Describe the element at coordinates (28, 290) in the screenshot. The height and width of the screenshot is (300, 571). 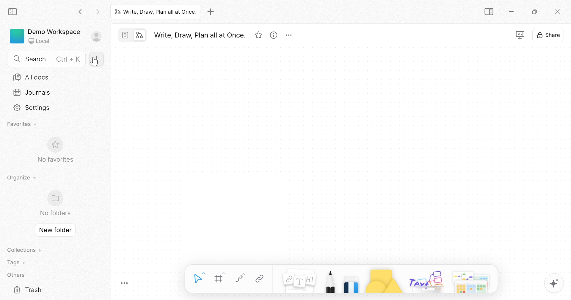
I see `Trash` at that location.